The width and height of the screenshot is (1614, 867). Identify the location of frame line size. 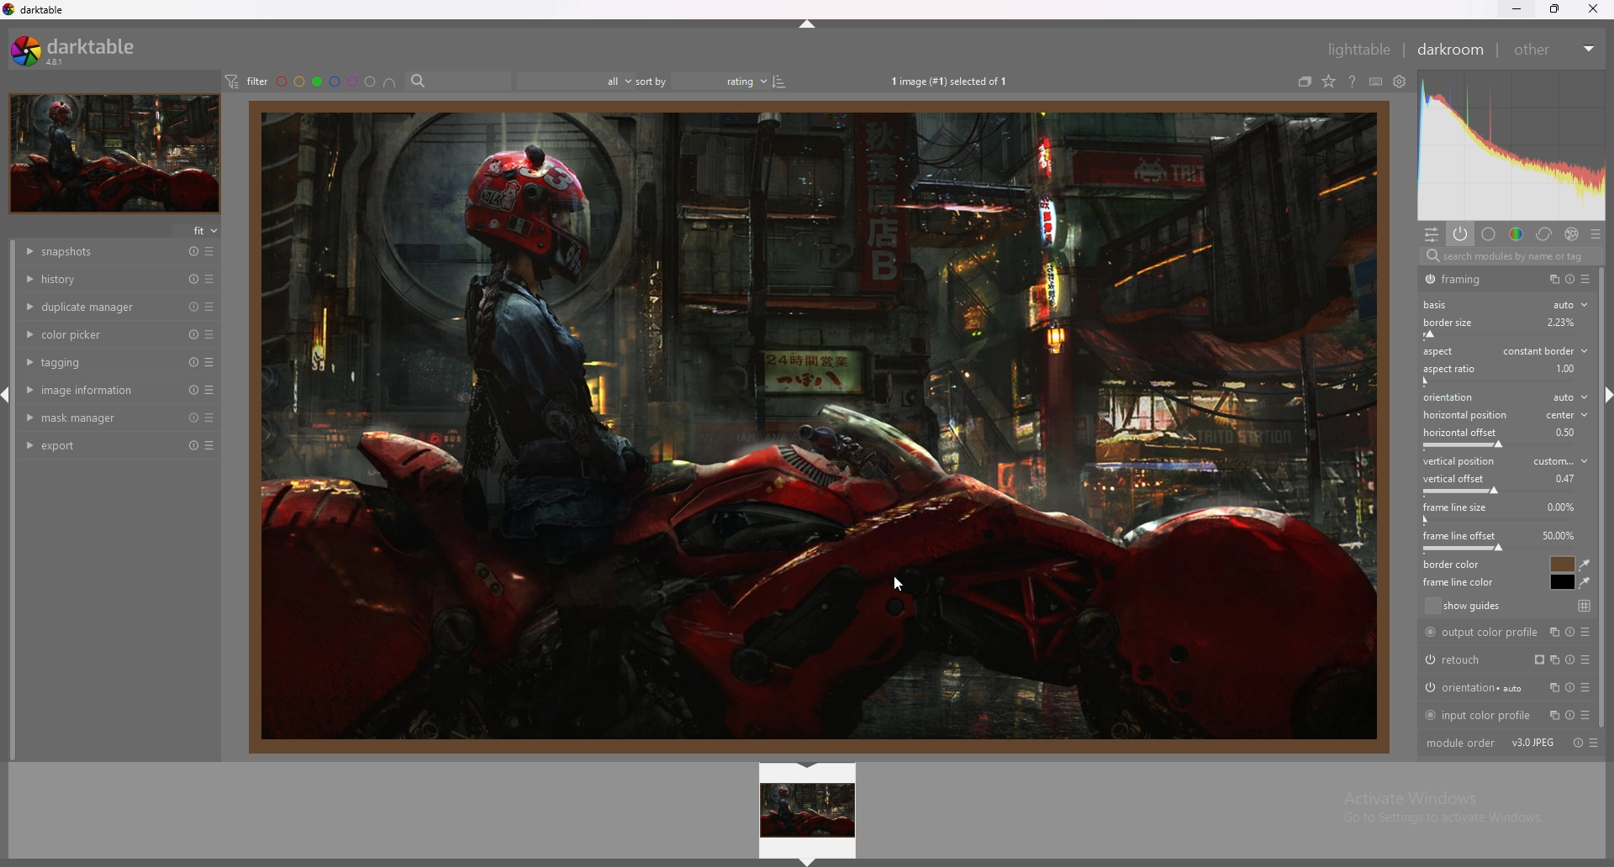
(1455, 507).